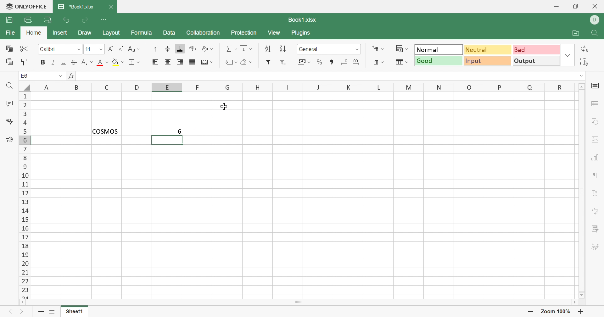  I want to click on Redo, so click(85, 22).